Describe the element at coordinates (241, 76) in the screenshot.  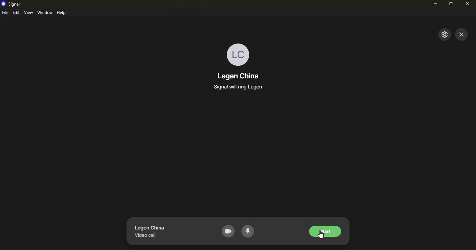
I see `Legen China` at that location.